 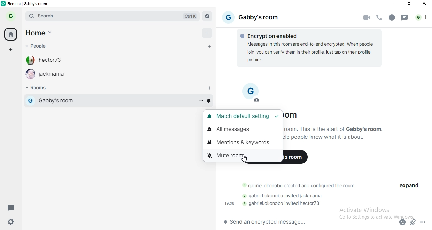 I want to click on profile, so click(x=228, y=18).